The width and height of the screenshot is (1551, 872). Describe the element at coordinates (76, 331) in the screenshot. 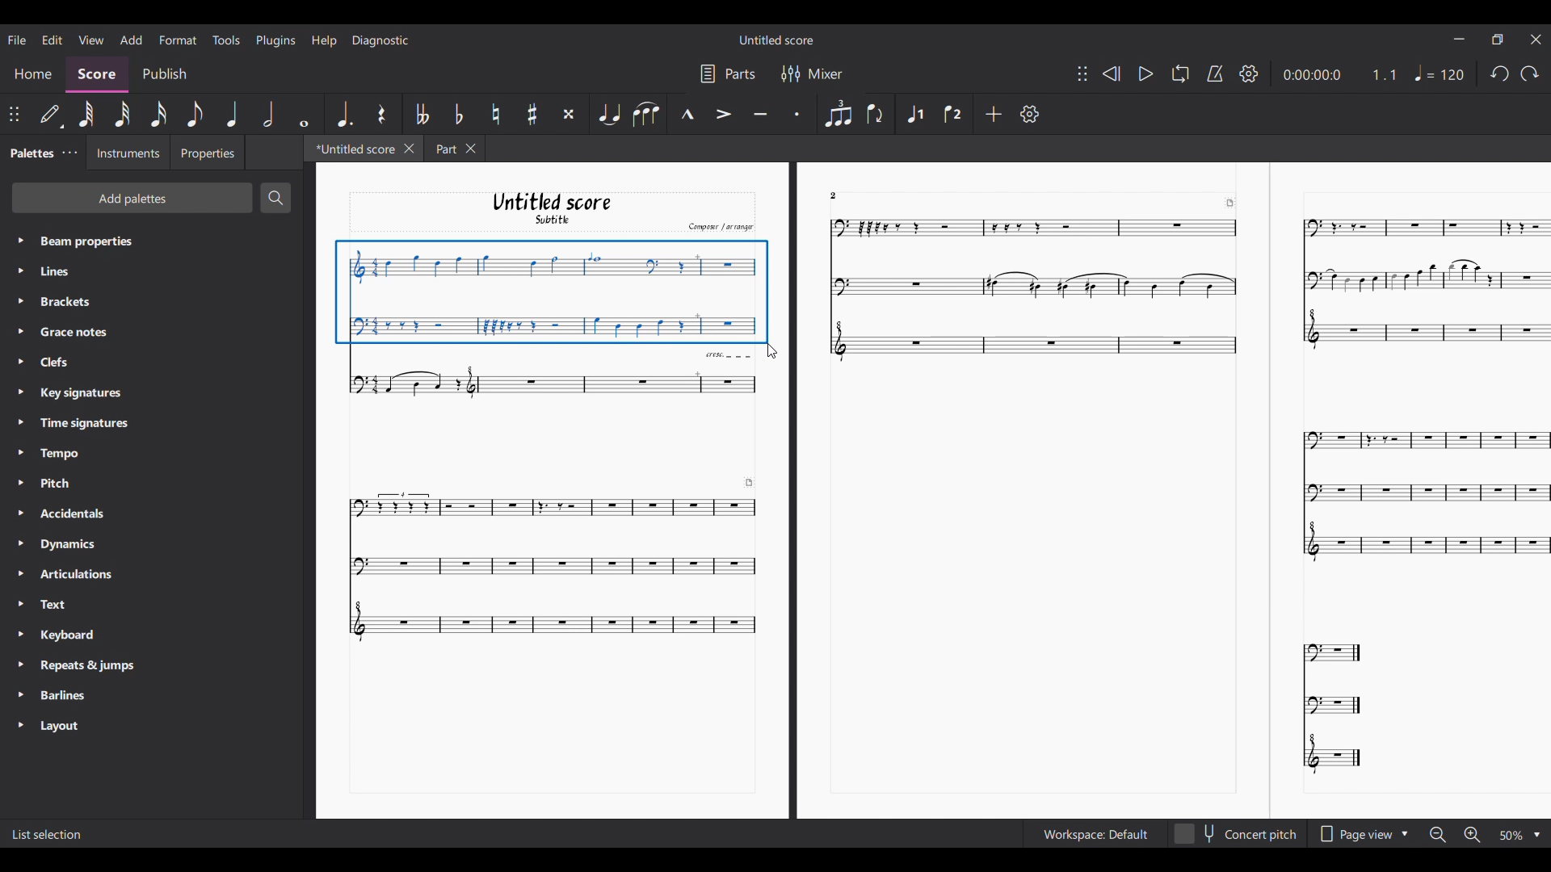

I see `Grace notes` at that location.